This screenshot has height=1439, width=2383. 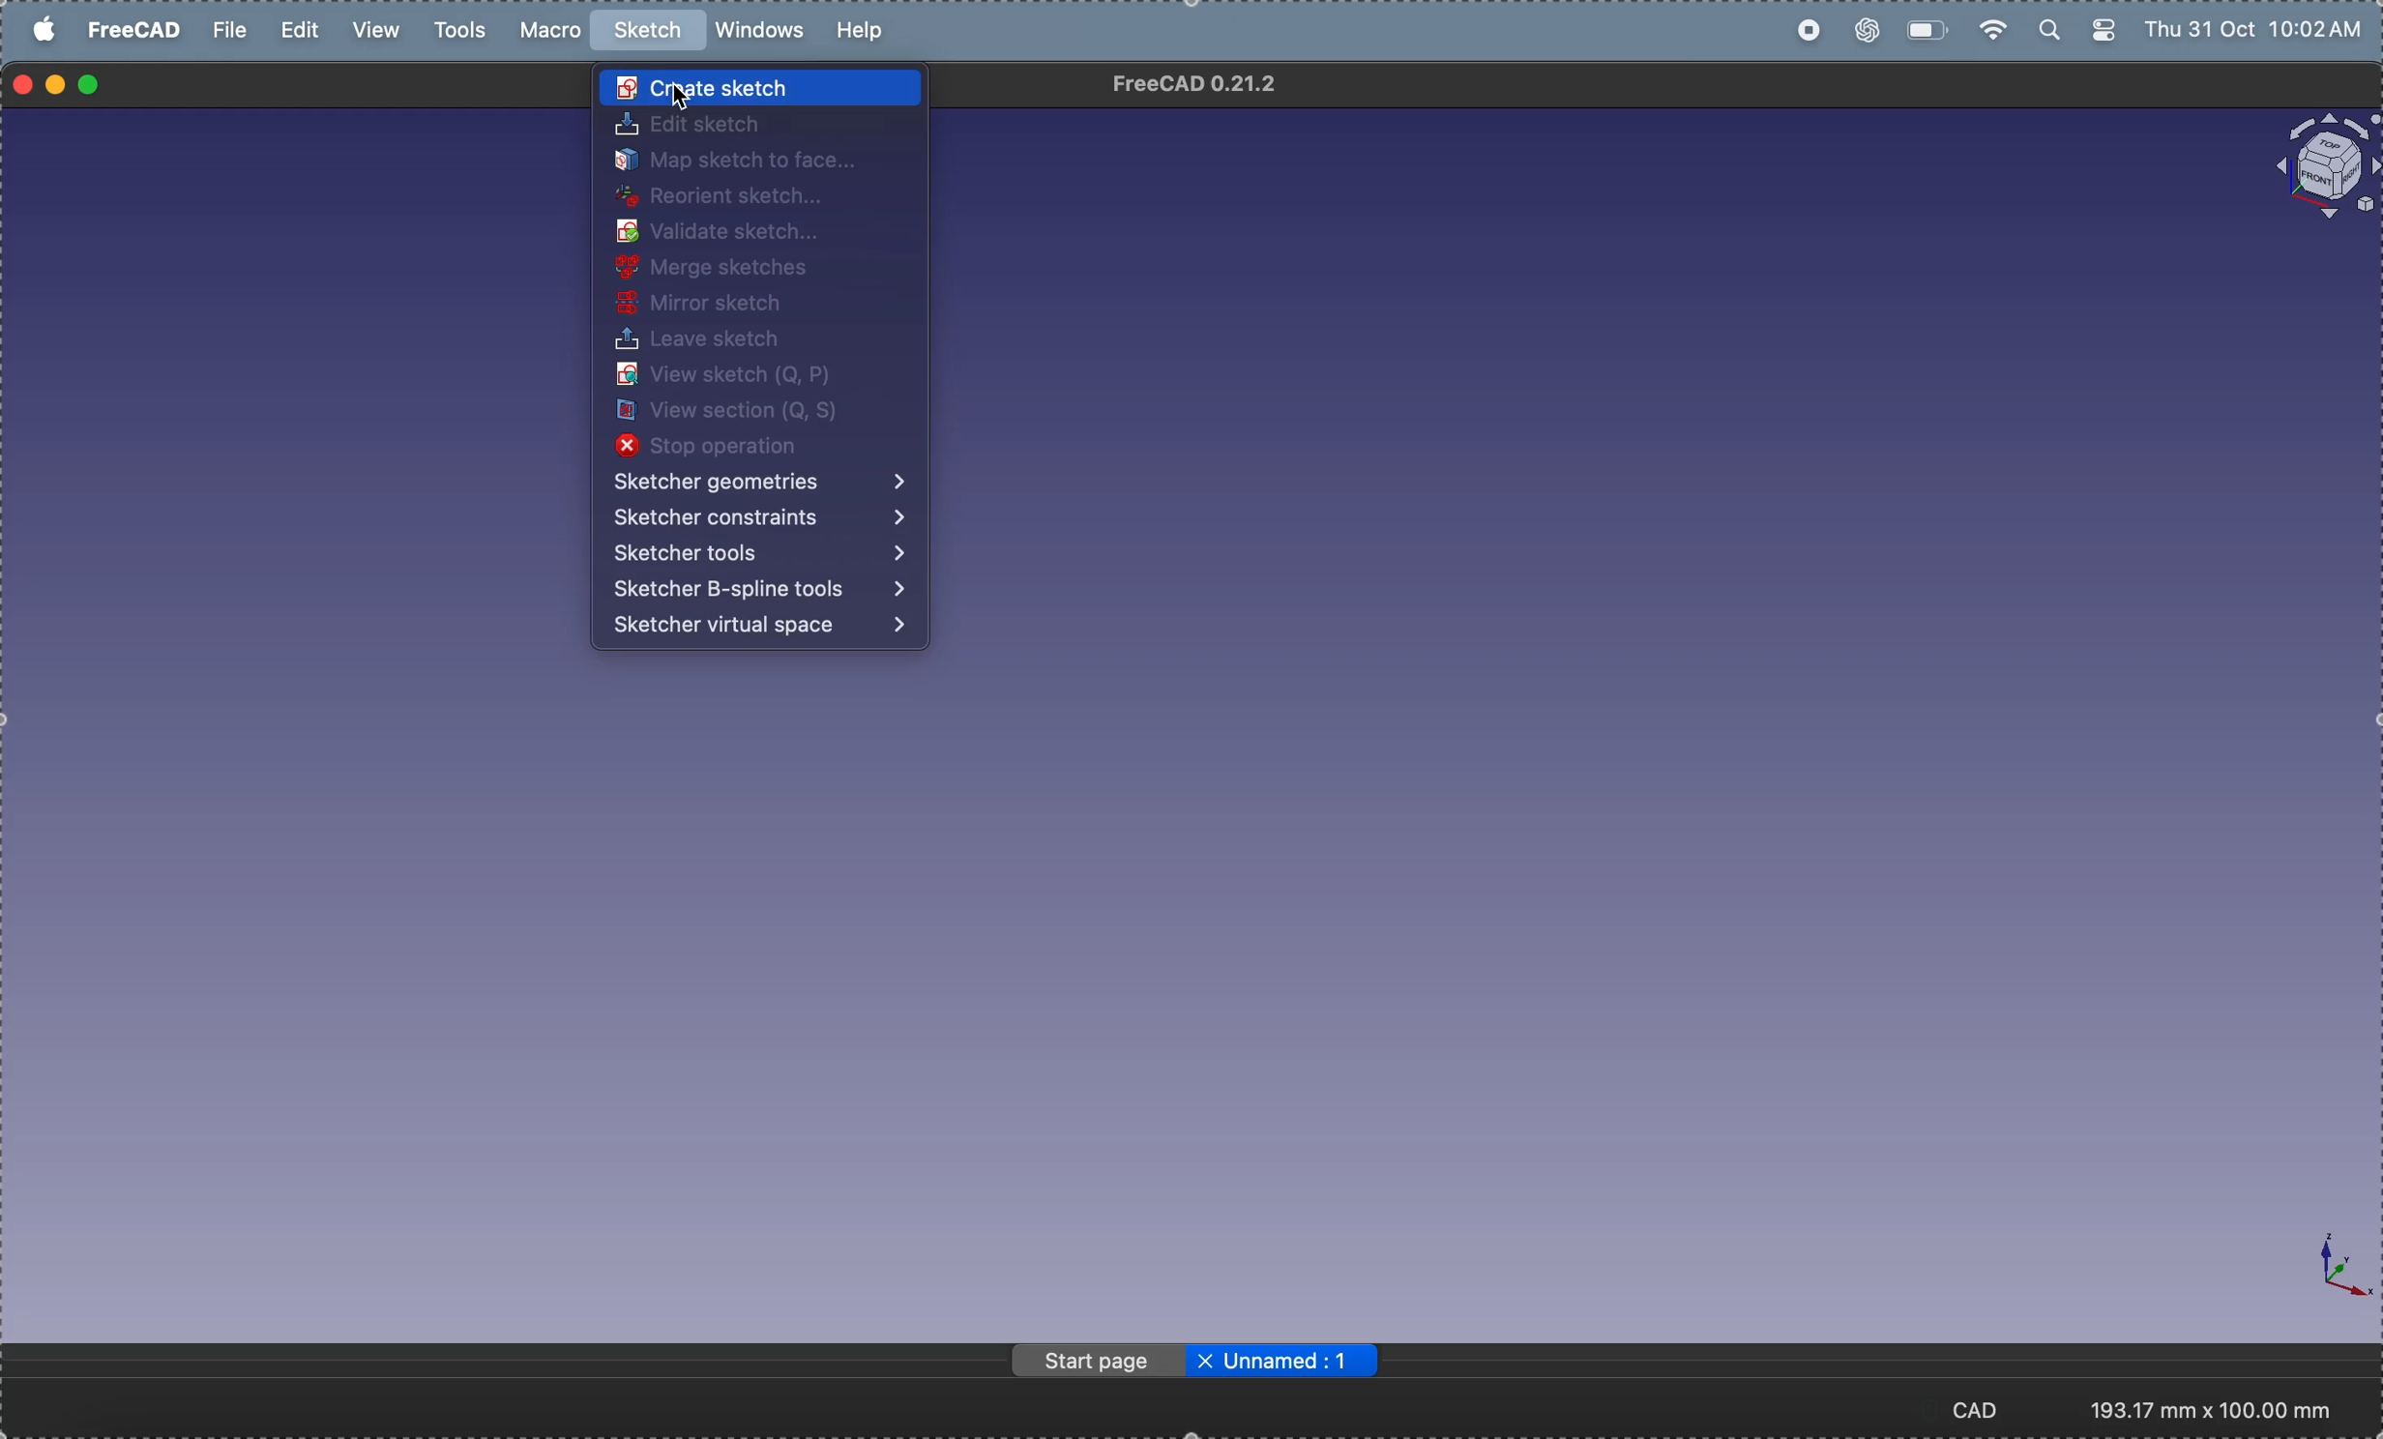 What do you see at coordinates (764, 625) in the screenshot?
I see `sketcher virtual space` at bounding box center [764, 625].